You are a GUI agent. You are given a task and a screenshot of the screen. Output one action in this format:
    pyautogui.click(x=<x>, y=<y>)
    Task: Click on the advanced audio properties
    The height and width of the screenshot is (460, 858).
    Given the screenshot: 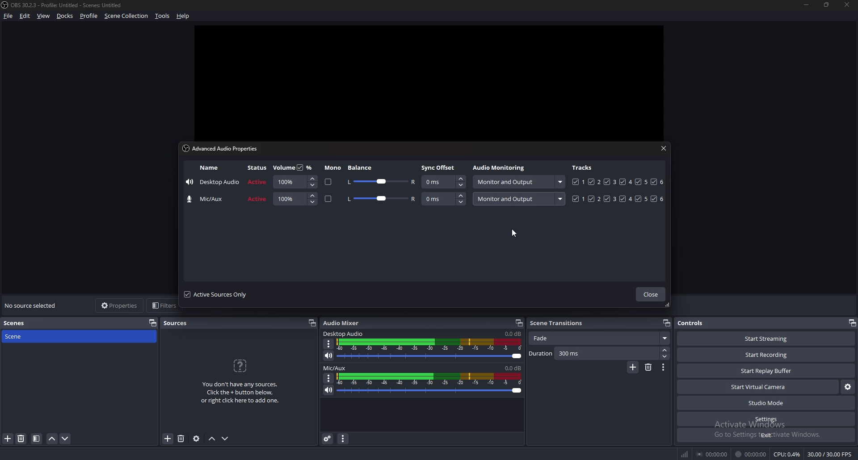 What is the action you would take?
    pyautogui.click(x=328, y=439)
    